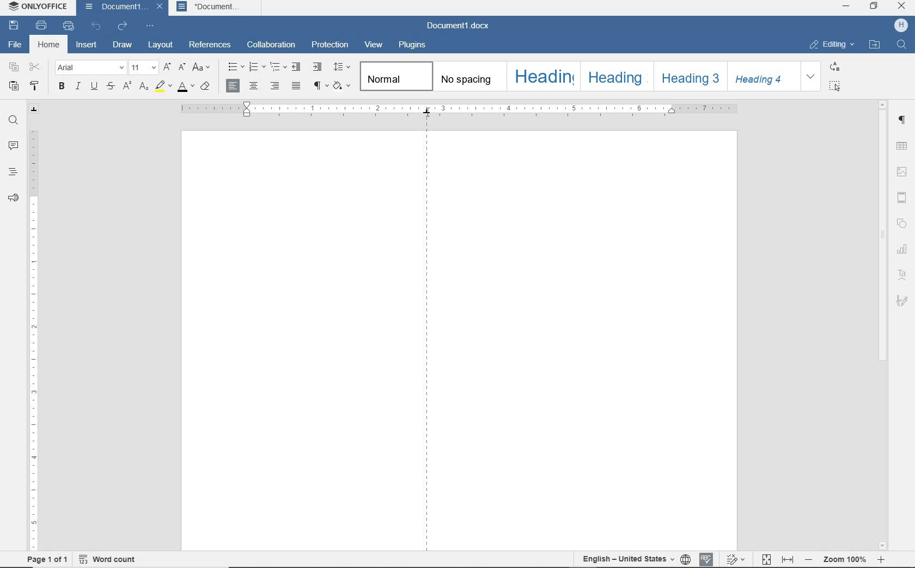  I want to click on HEADING 1, so click(542, 76).